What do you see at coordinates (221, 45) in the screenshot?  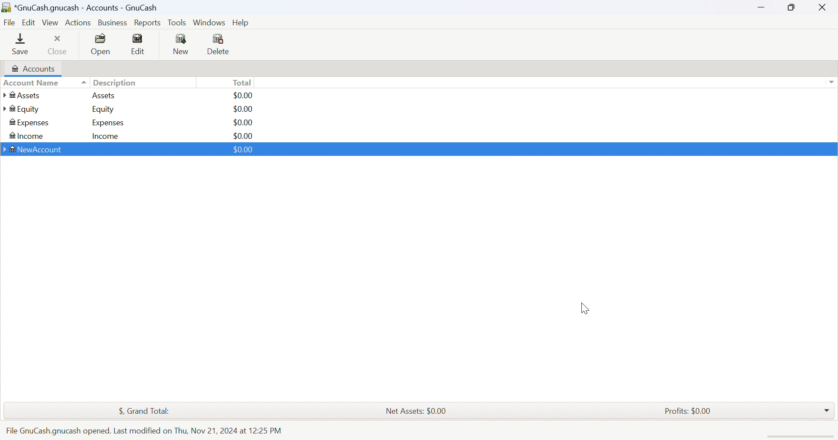 I see `Delete` at bounding box center [221, 45].